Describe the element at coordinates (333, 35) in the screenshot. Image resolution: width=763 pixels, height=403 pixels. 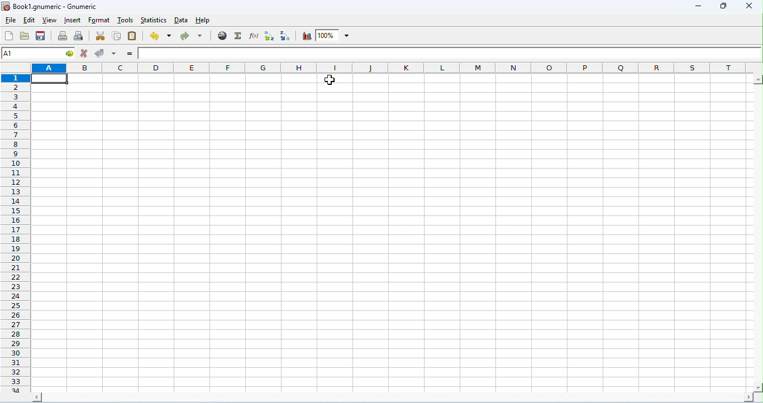
I see `100%` at that location.